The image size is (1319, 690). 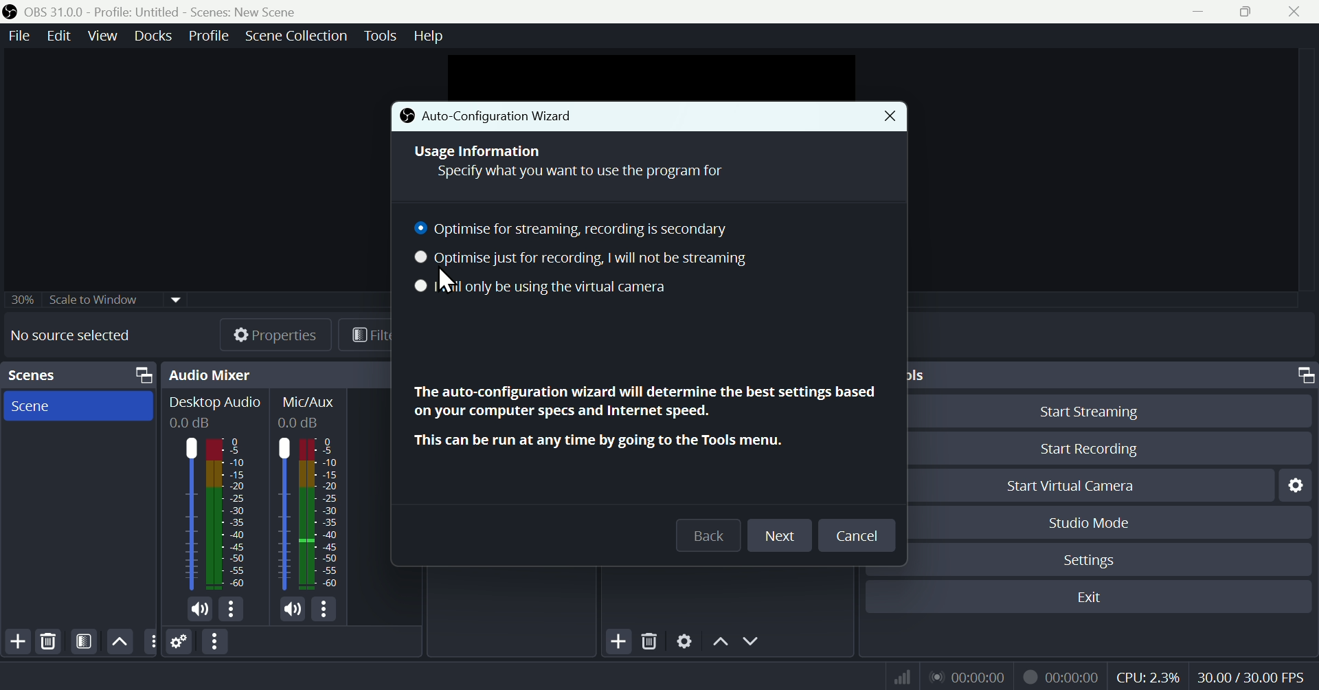 What do you see at coordinates (580, 289) in the screenshot?
I see `only be using the virtual camera` at bounding box center [580, 289].